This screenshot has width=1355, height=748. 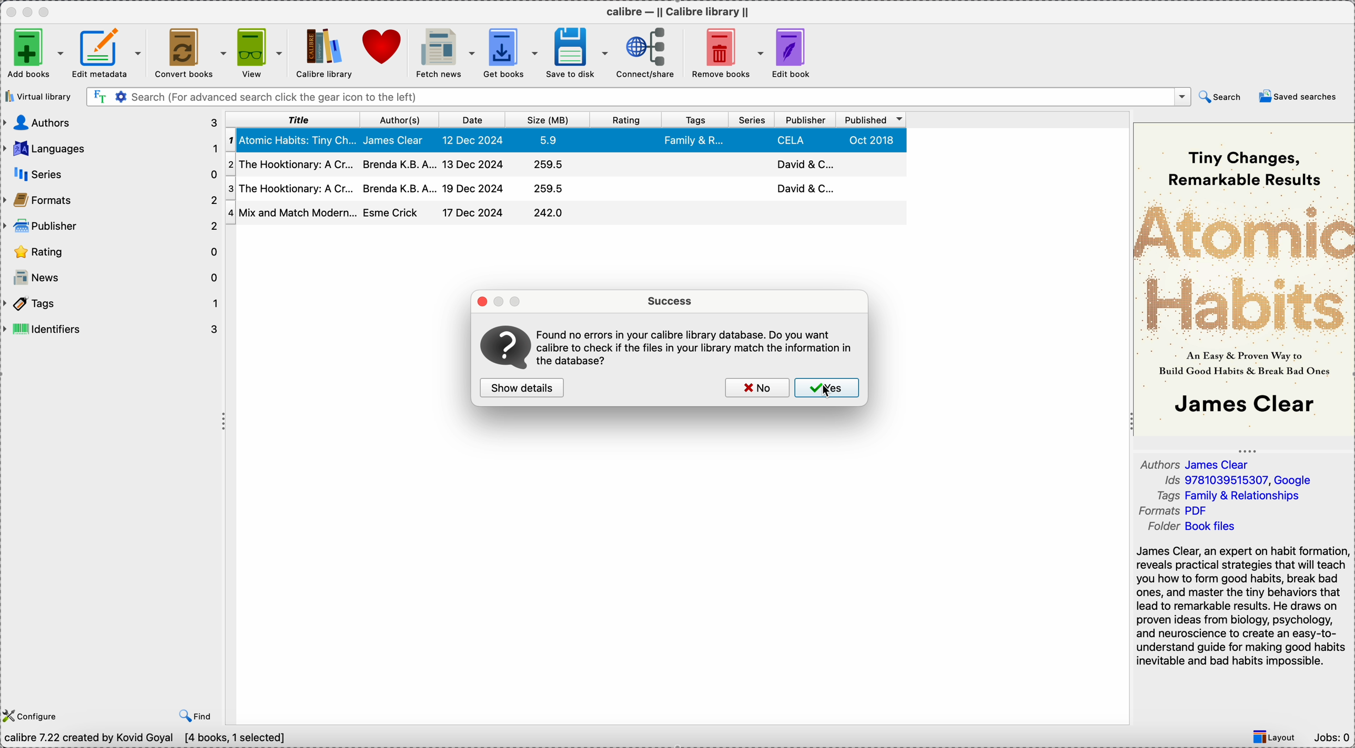 What do you see at coordinates (796, 53) in the screenshot?
I see `edit book` at bounding box center [796, 53].